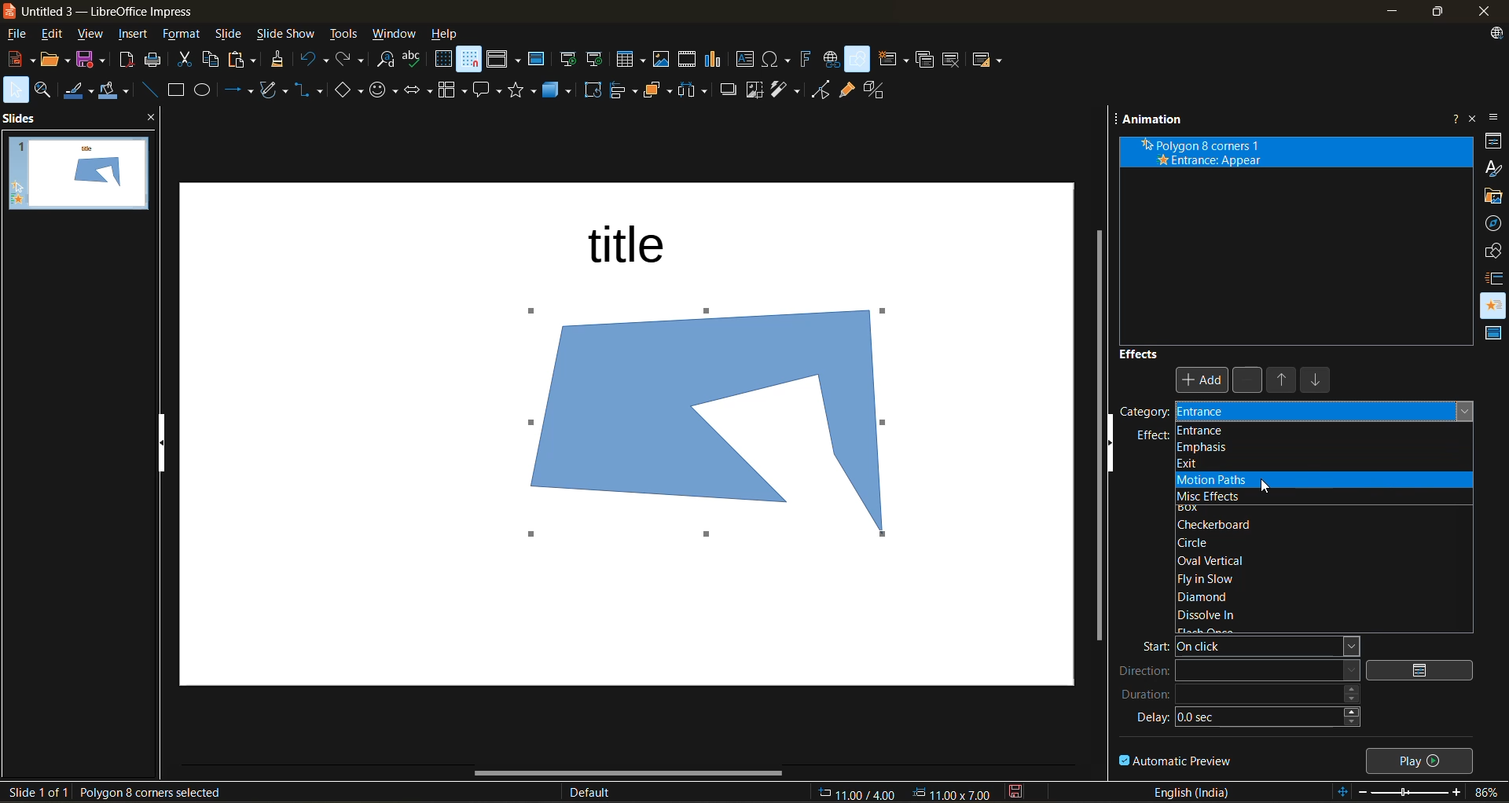  I want to click on Entrance, so click(1219, 413).